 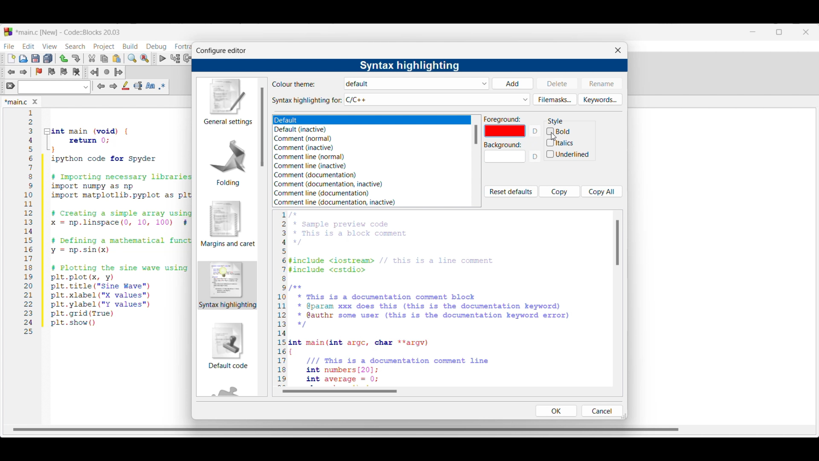 What do you see at coordinates (92, 58) in the screenshot?
I see `Cut` at bounding box center [92, 58].